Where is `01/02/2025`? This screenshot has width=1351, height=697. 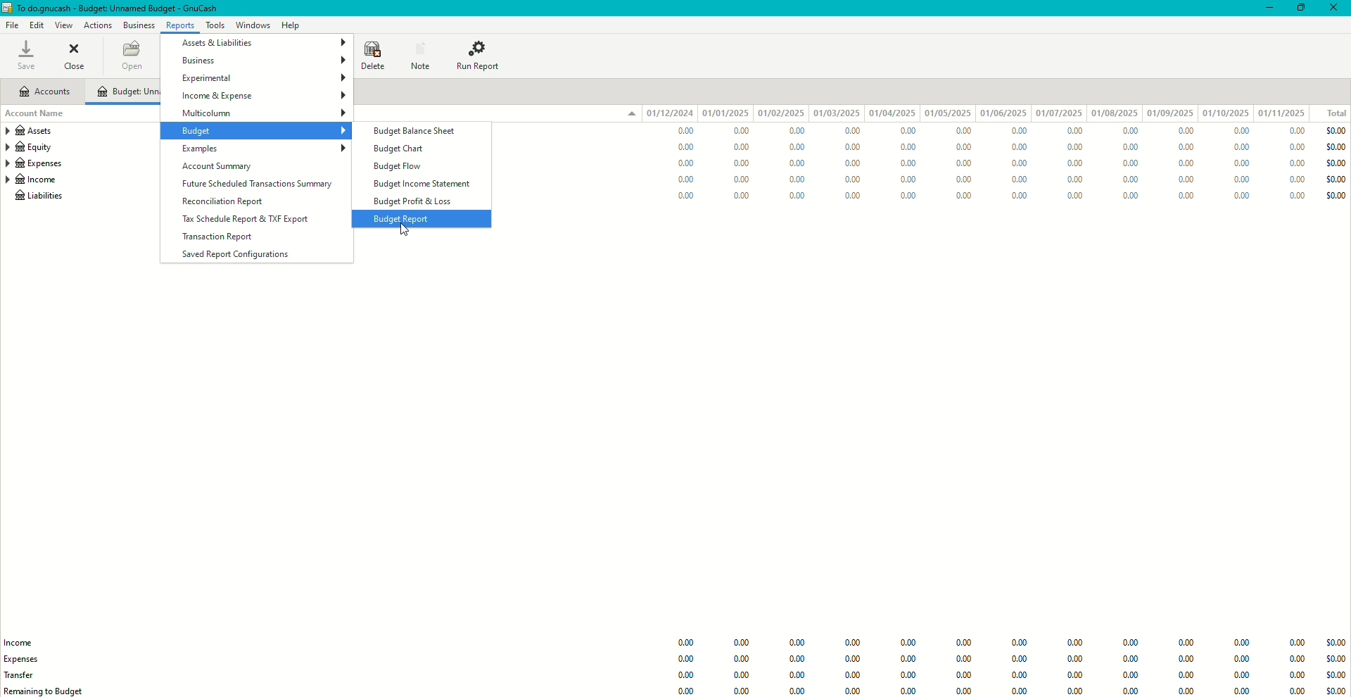
01/02/2025 is located at coordinates (780, 113).